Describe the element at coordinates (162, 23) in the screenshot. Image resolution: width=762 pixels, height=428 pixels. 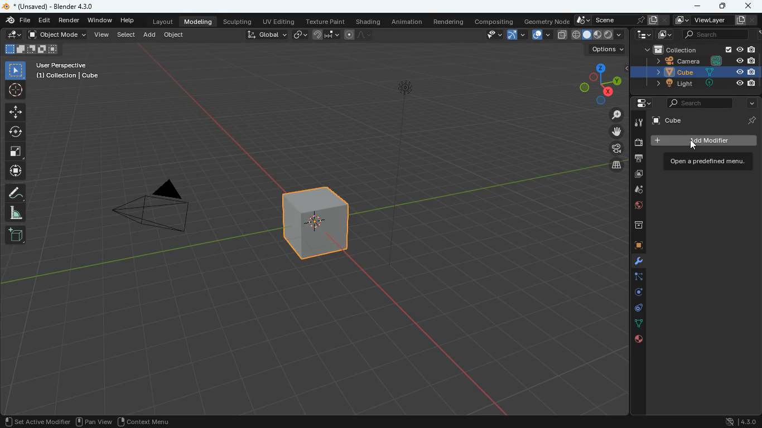
I see `layout` at that location.